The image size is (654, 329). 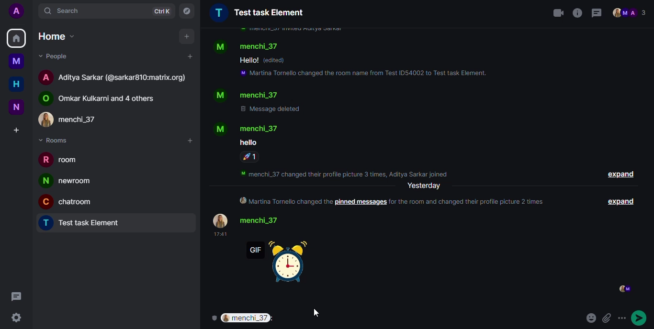 What do you see at coordinates (16, 39) in the screenshot?
I see `home` at bounding box center [16, 39].